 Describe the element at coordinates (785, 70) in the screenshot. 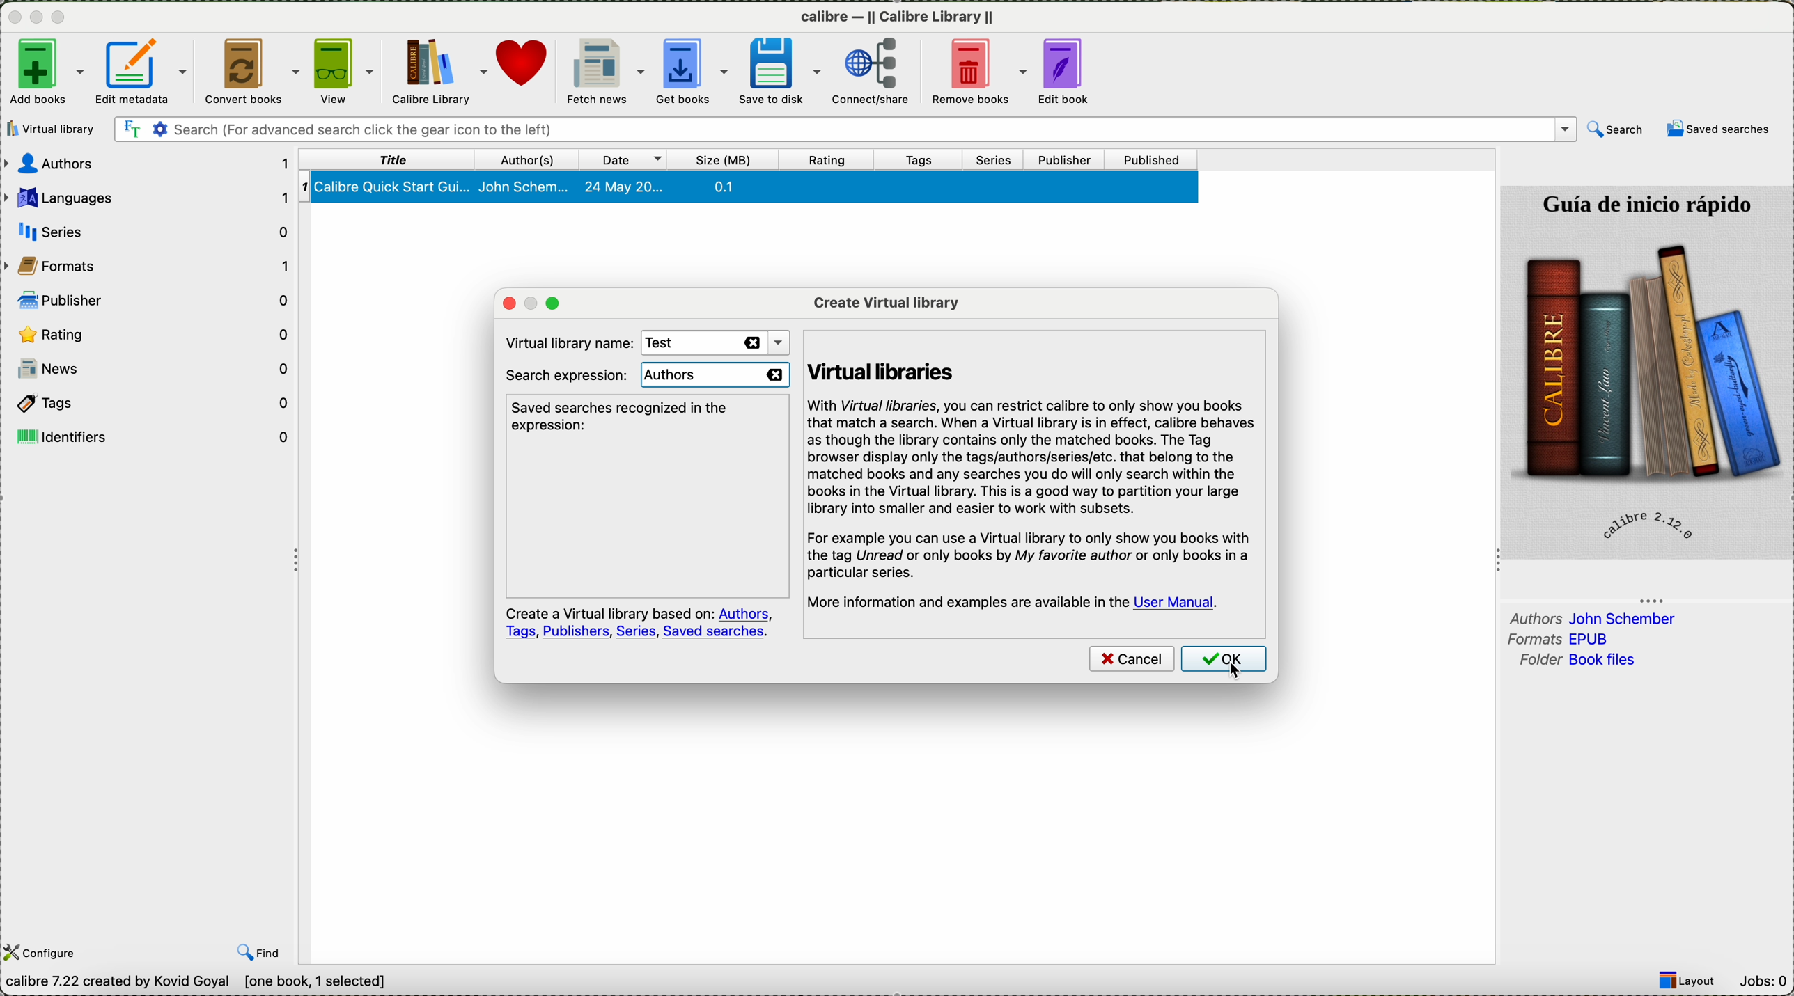

I see `save to disk` at that location.